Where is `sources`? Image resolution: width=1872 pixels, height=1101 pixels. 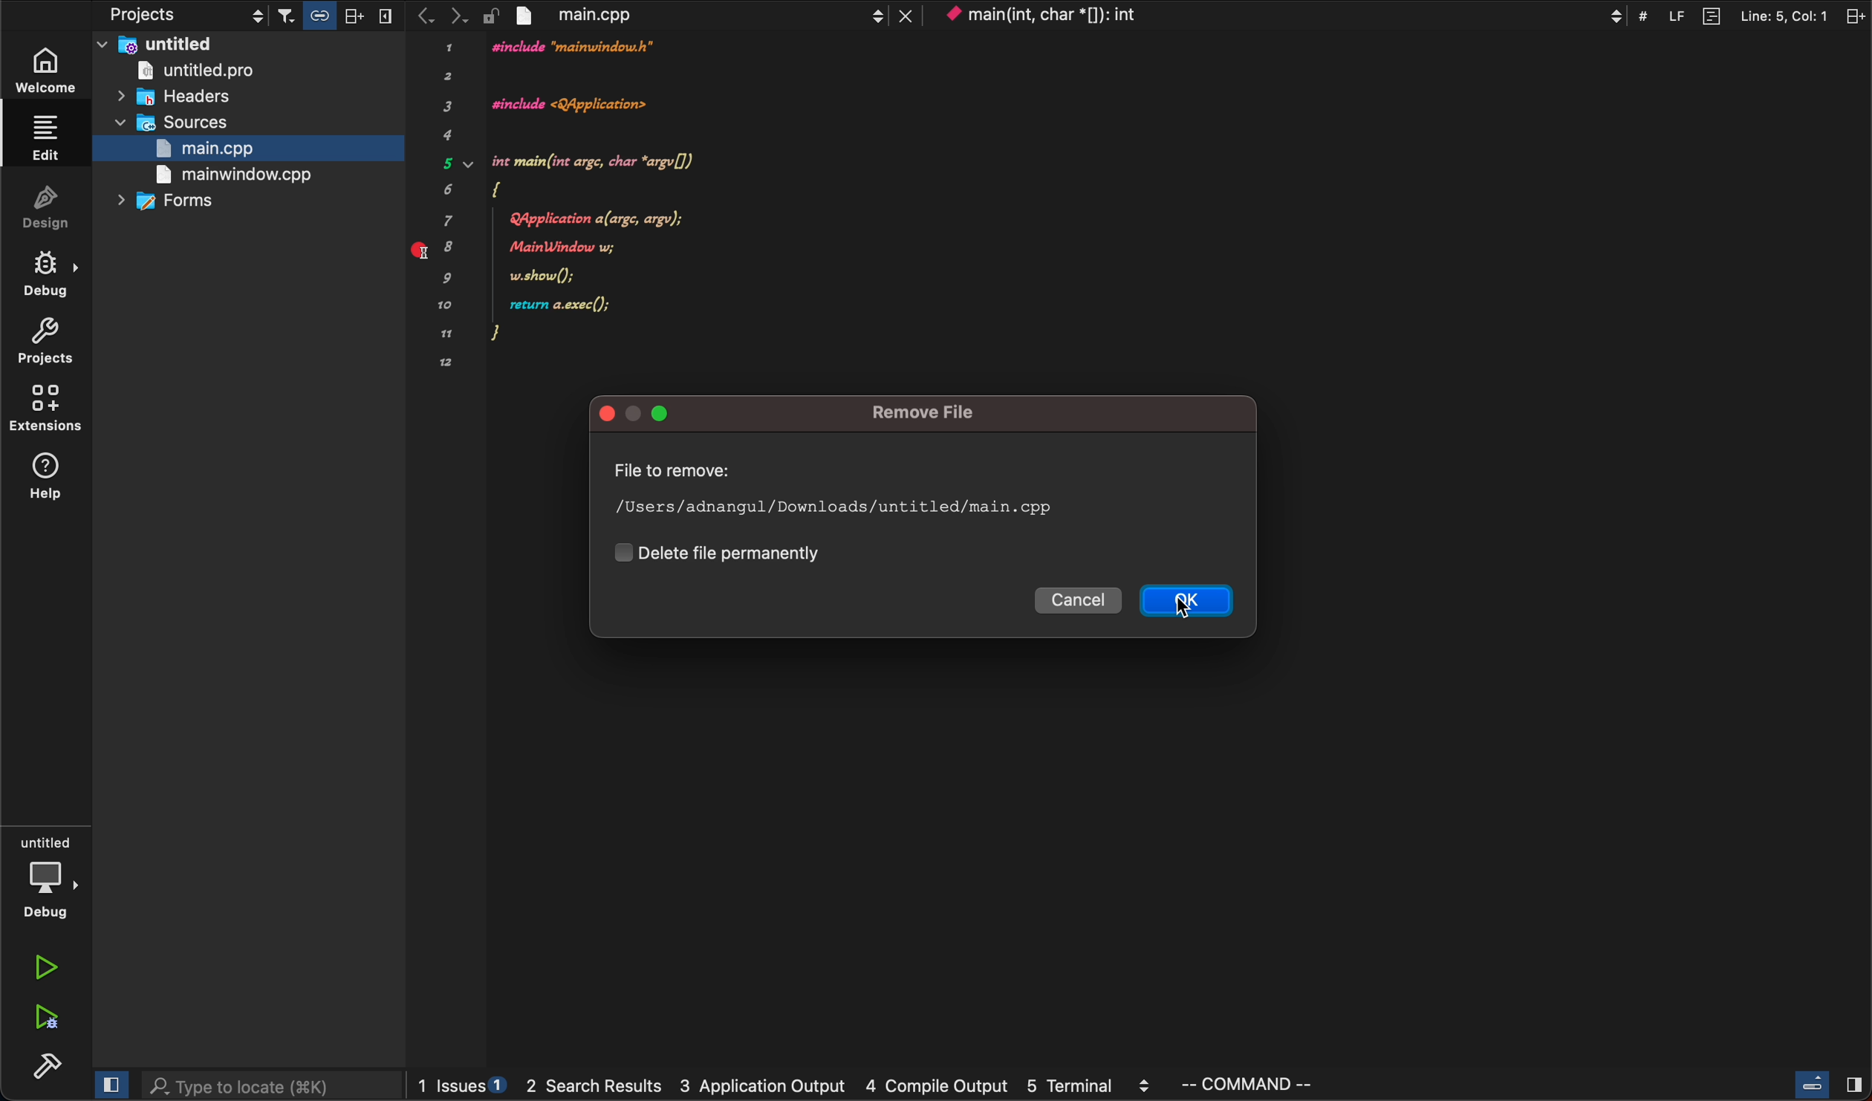 sources is located at coordinates (174, 123).